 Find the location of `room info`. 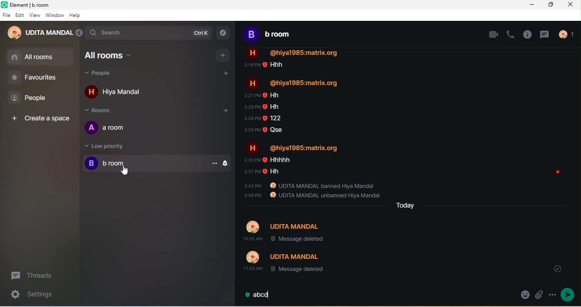

room info is located at coordinates (527, 34).